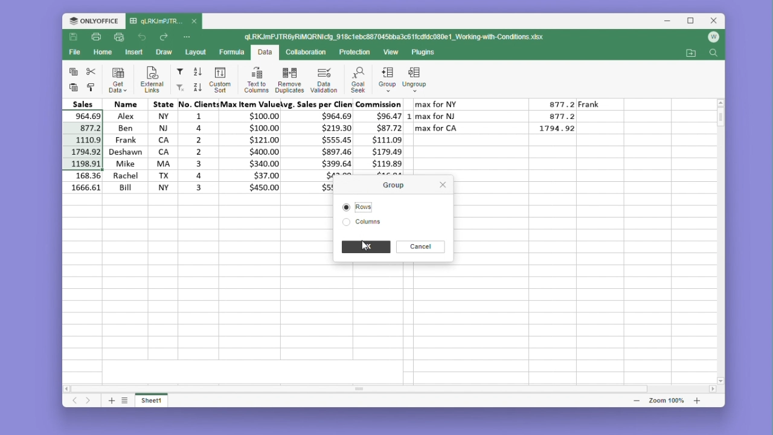 The height and width of the screenshot is (435, 773). I want to click on sort descending, so click(197, 87).